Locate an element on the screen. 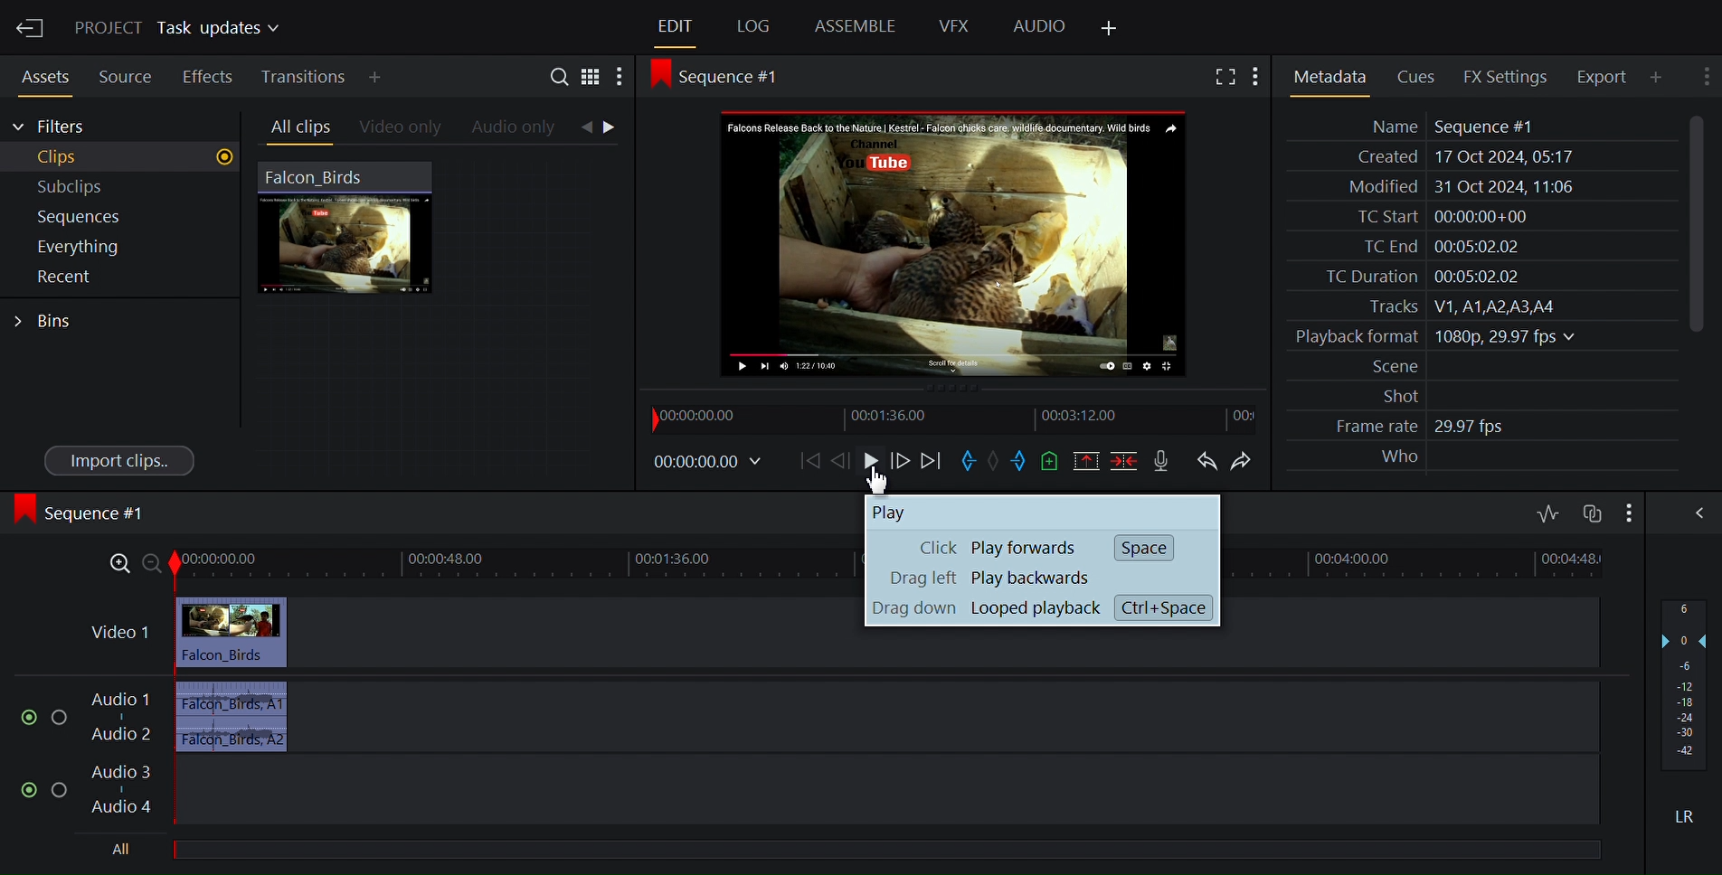 This screenshot has height=875, width=1722. Mute/unmute is located at coordinates (25, 788).